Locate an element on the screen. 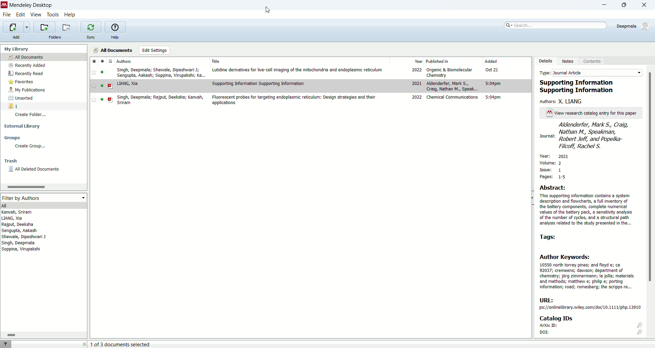  favorite is located at coordinates (94, 86).